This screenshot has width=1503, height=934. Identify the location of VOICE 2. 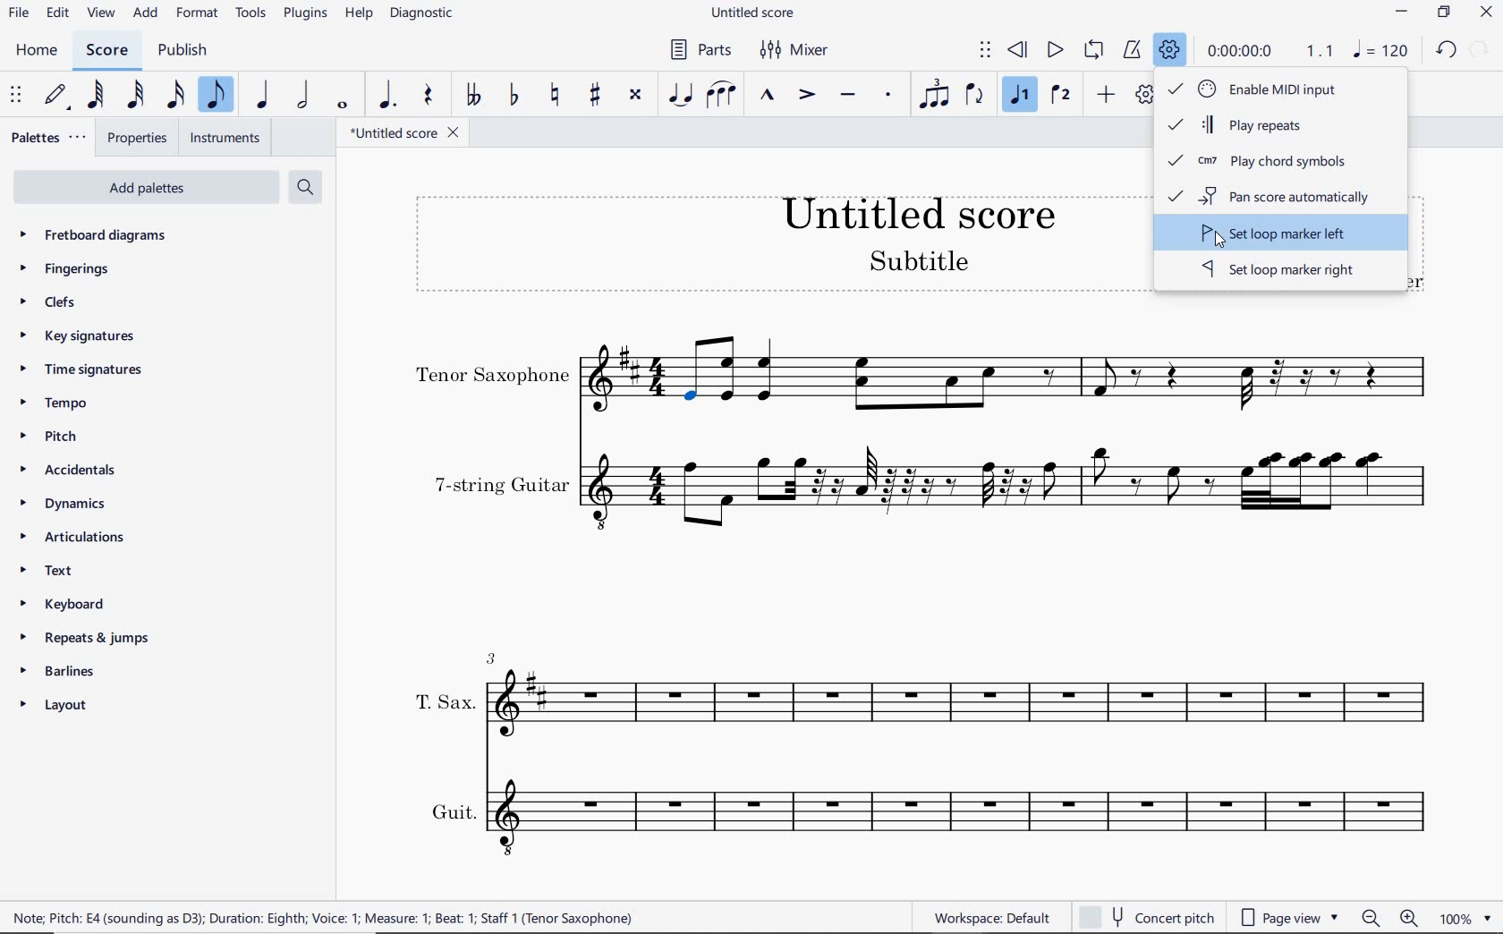
(1063, 96).